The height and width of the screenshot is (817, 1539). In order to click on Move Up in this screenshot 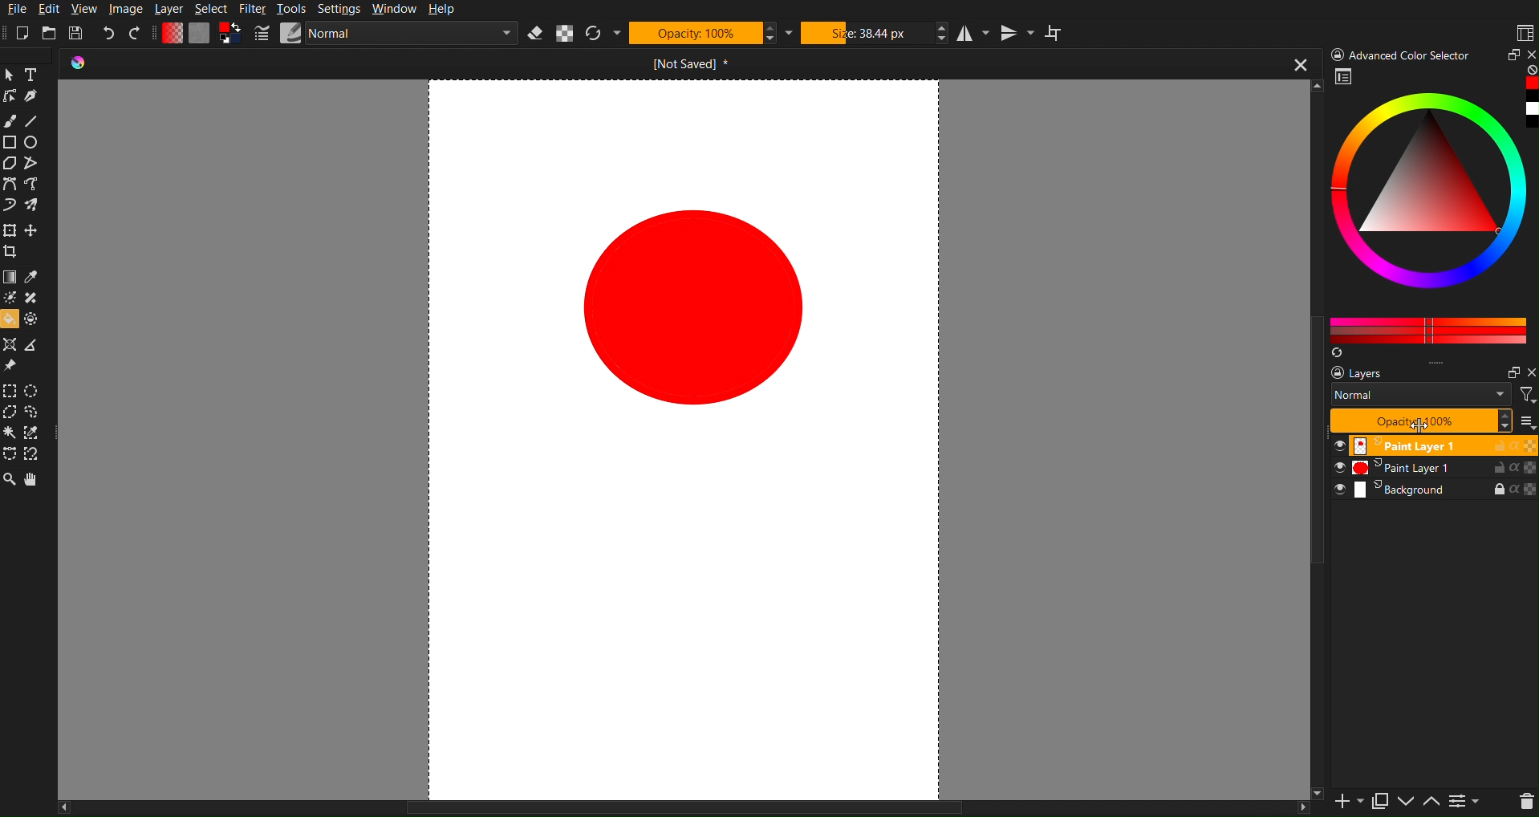, I will do `click(1407, 805)`.